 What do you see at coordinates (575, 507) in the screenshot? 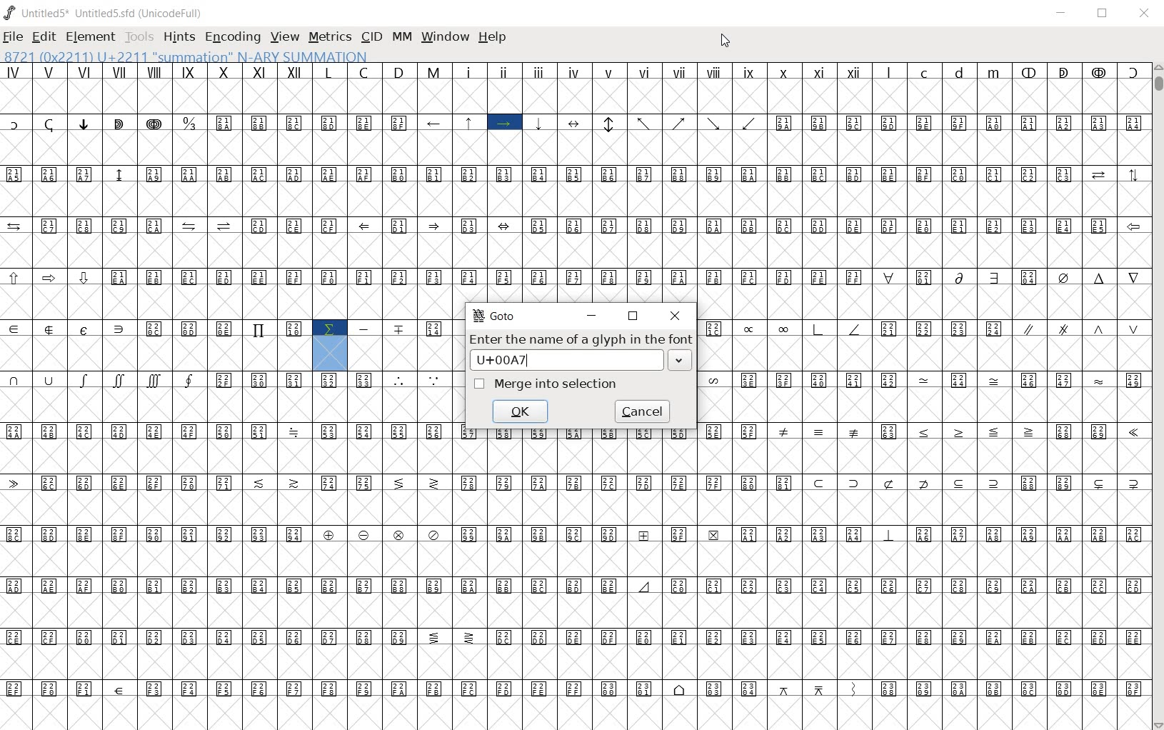
I see `empty cells` at bounding box center [575, 507].